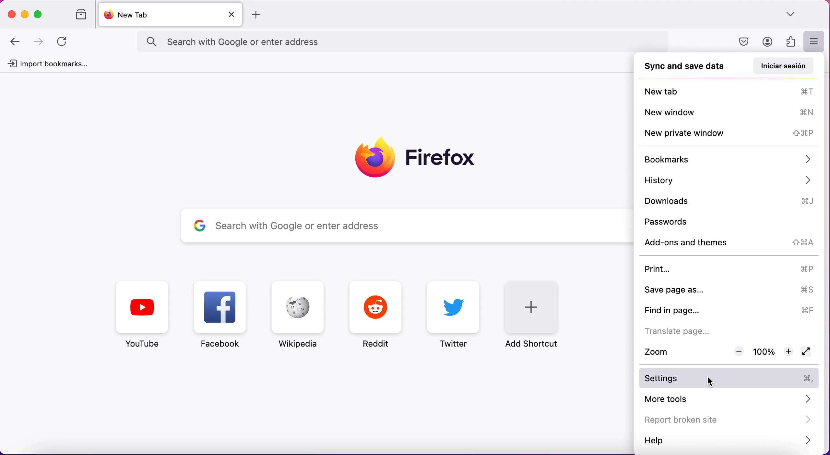  What do you see at coordinates (456, 314) in the screenshot?
I see `Twitter` at bounding box center [456, 314].